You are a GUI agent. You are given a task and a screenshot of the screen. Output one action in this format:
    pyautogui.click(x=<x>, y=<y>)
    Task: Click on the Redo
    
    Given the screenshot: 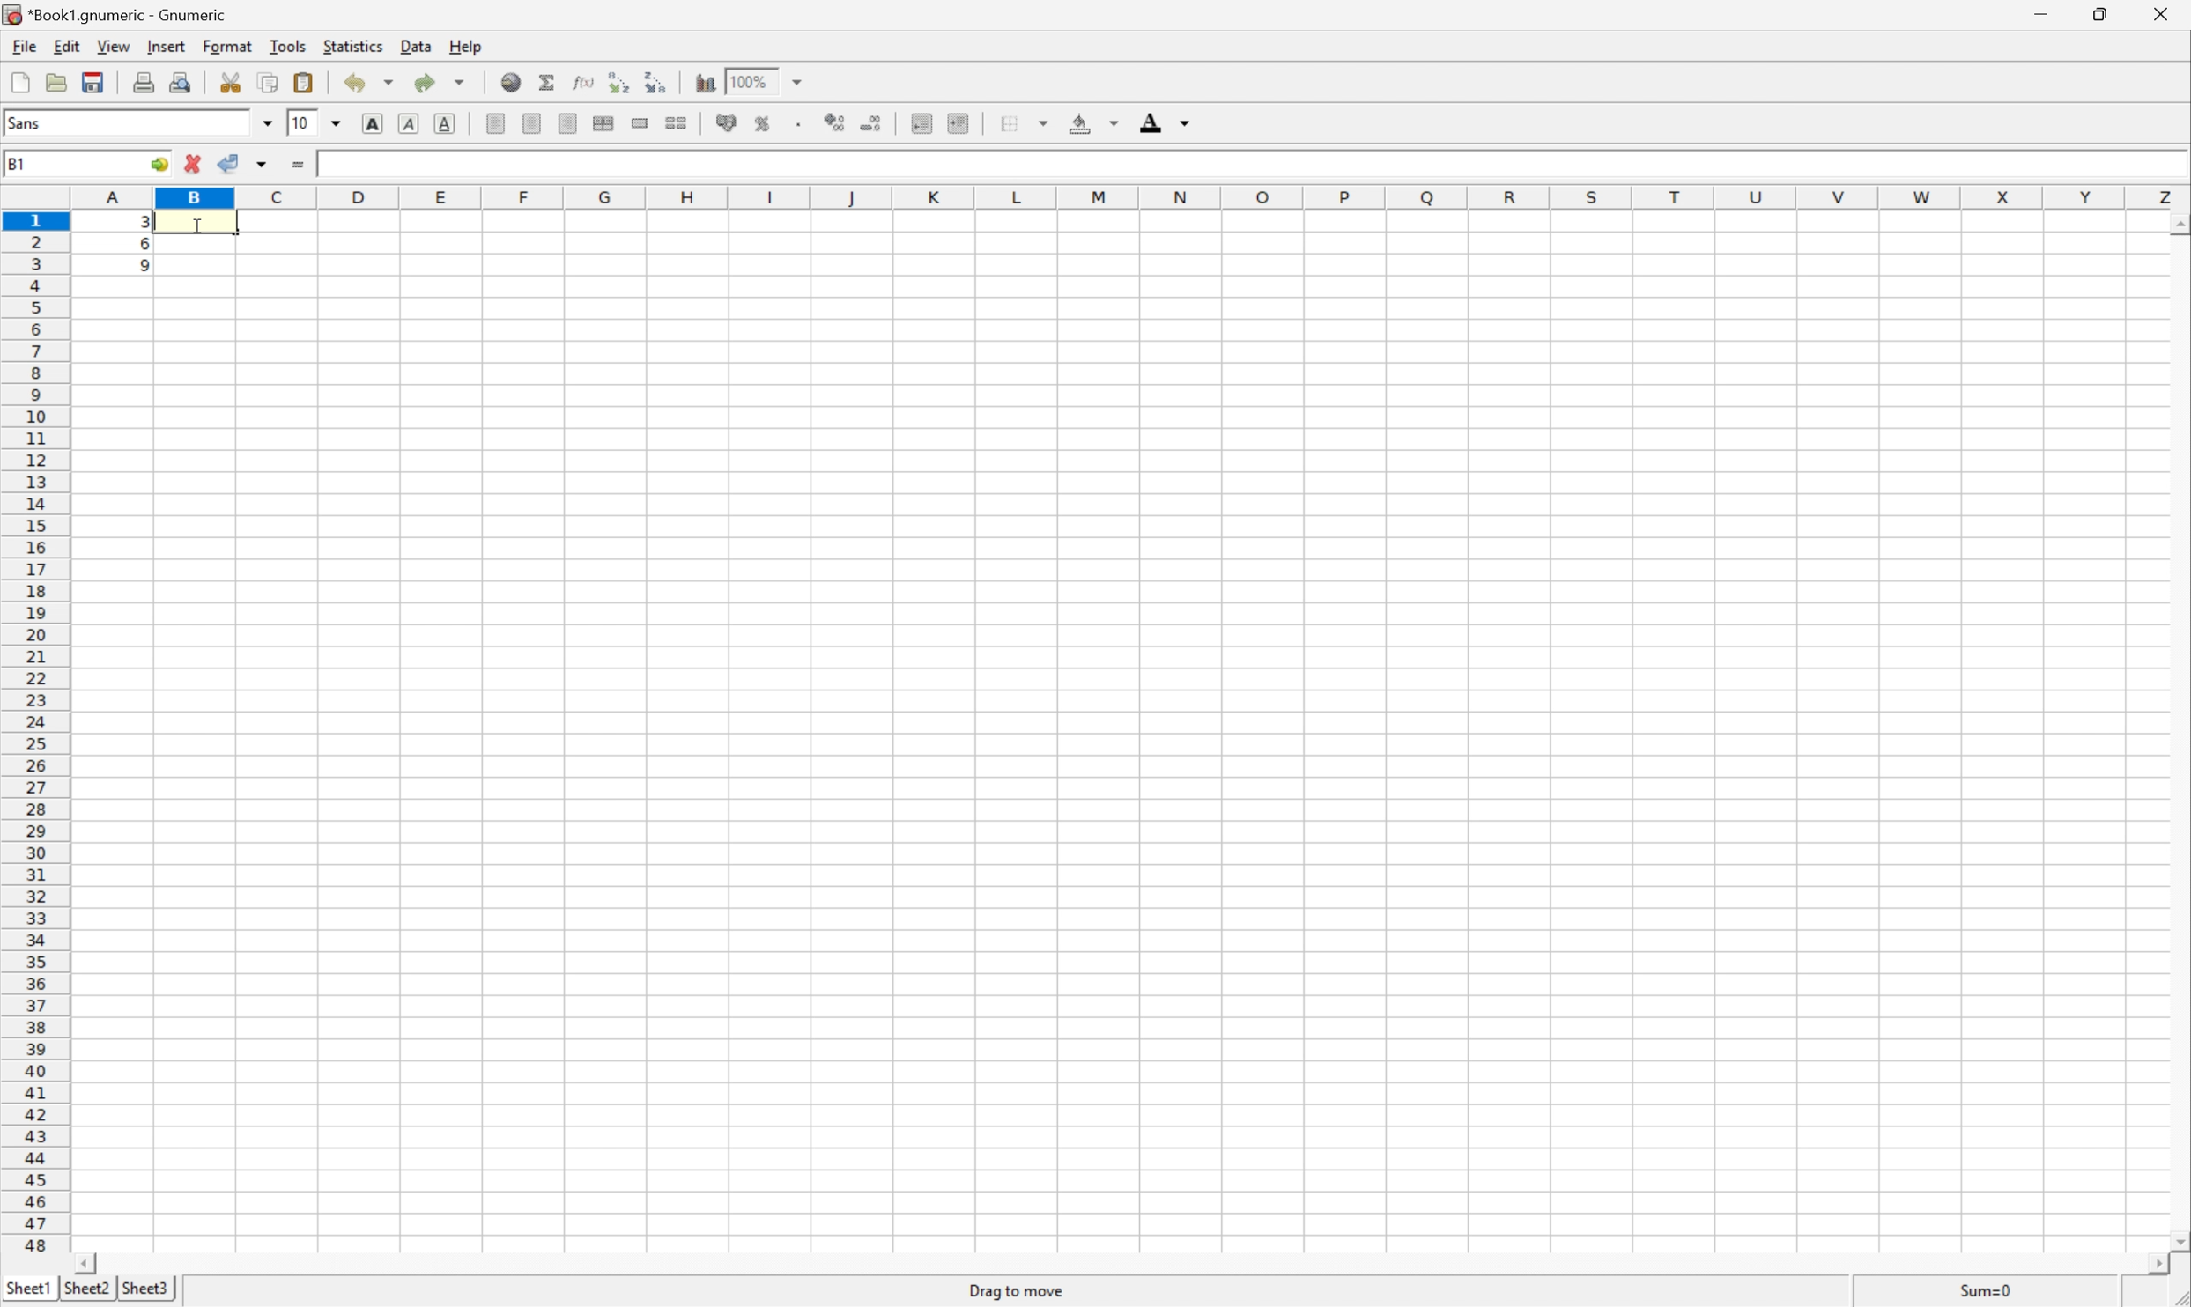 What is the action you would take?
    pyautogui.click(x=437, y=82)
    